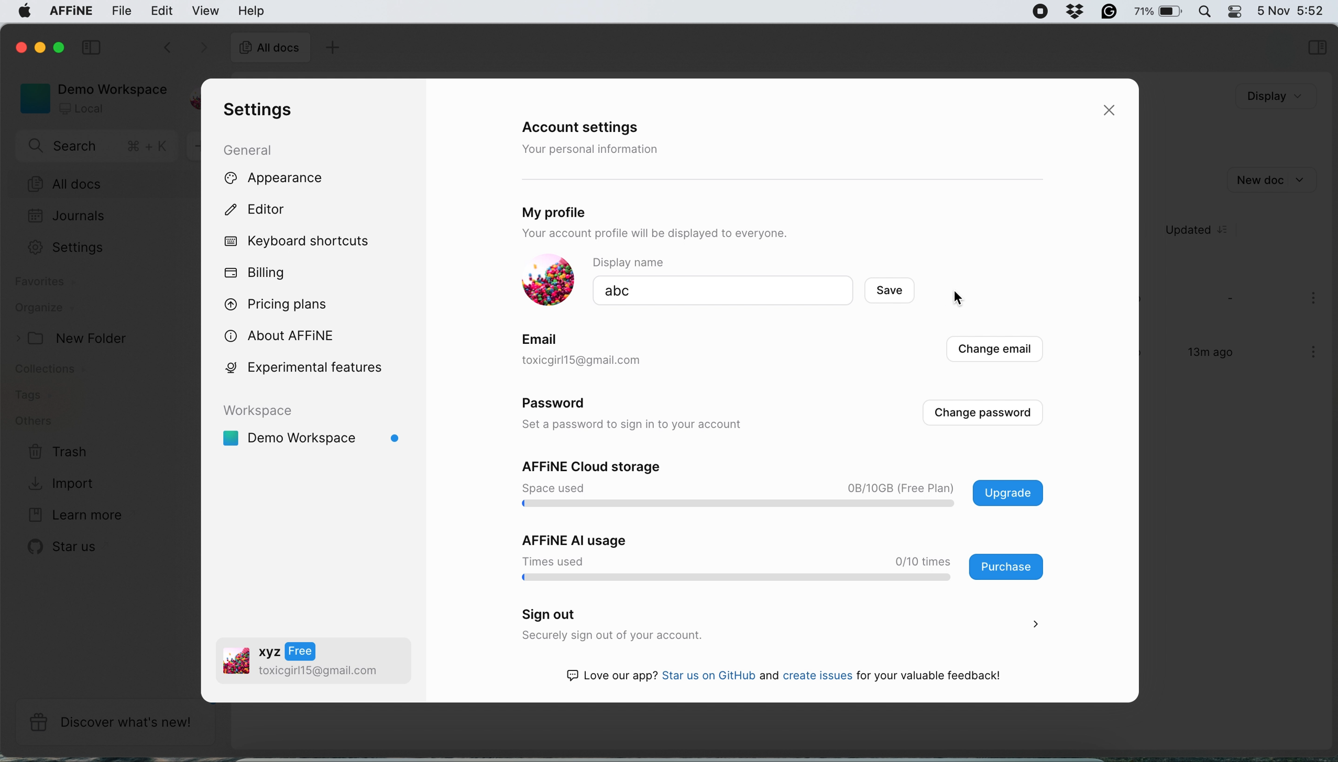  I want to click on 75%, so click(1158, 13).